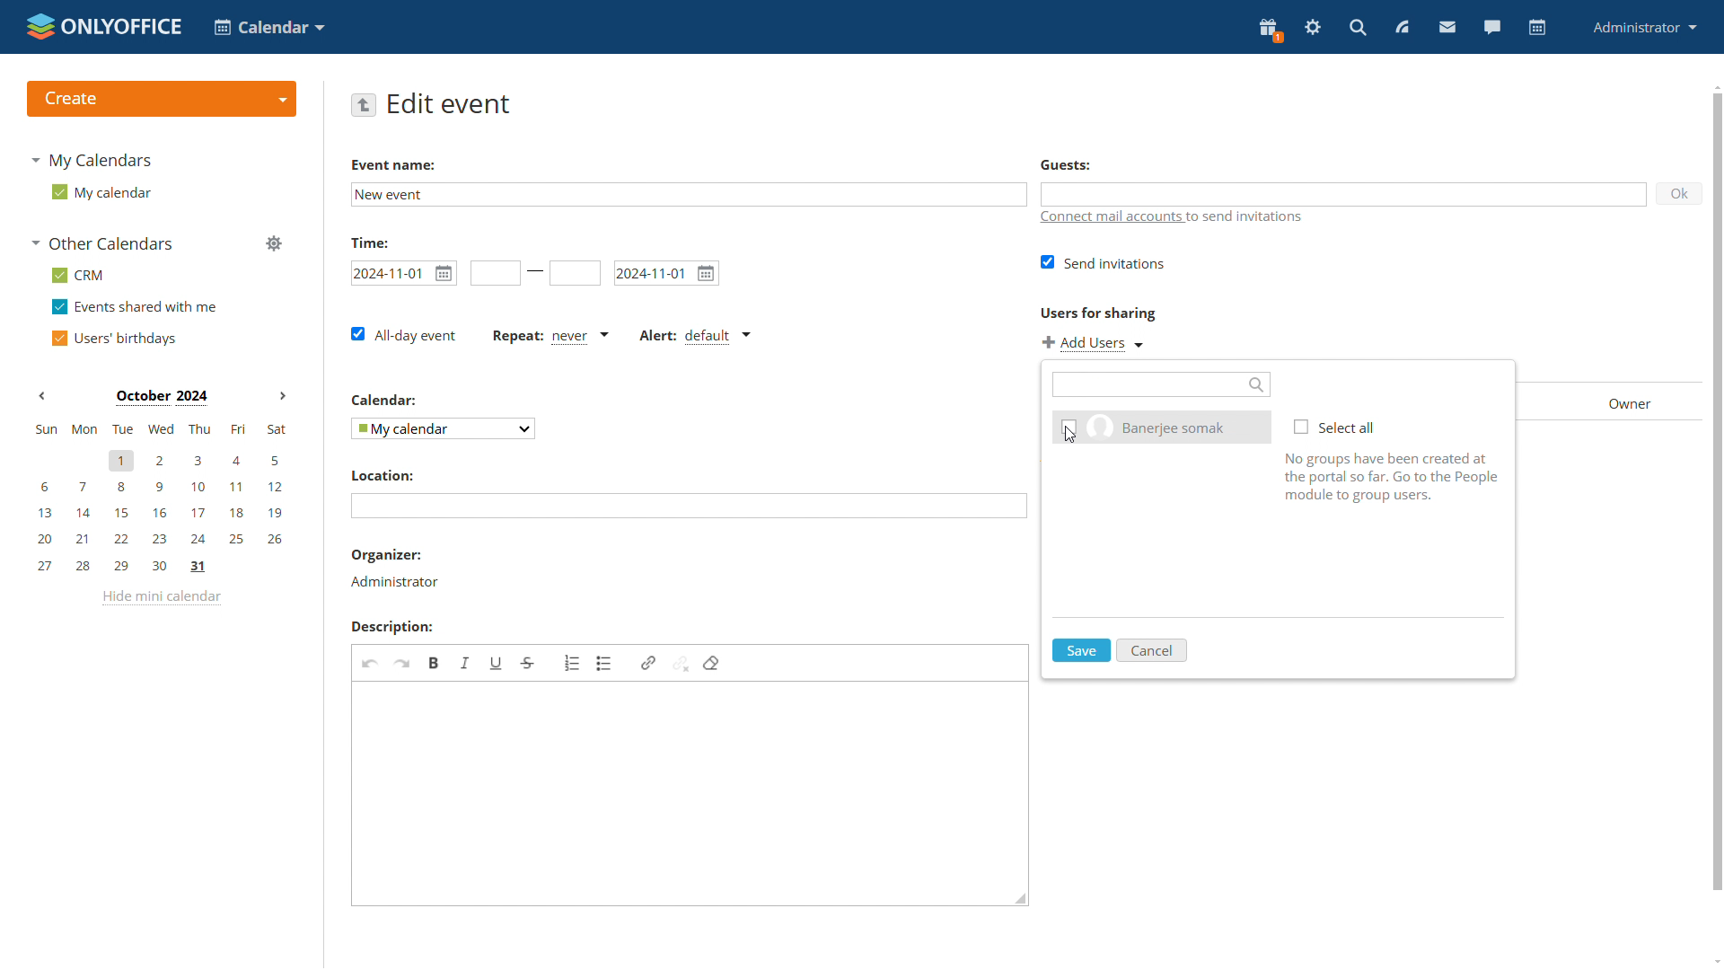  What do you see at coordinates (605, 663) in the screenshot?
I see `insert/remove bulletted list` at bounding box center [605, 663].